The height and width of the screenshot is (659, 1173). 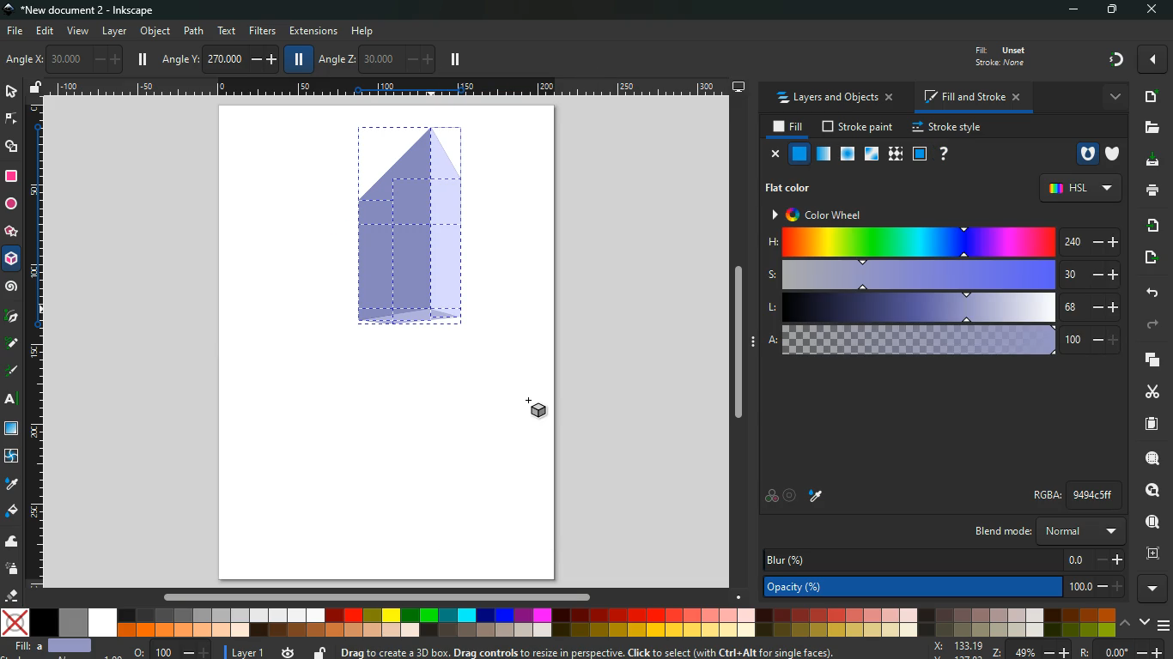 I want to click on opacity, so click(x=824, y=154).